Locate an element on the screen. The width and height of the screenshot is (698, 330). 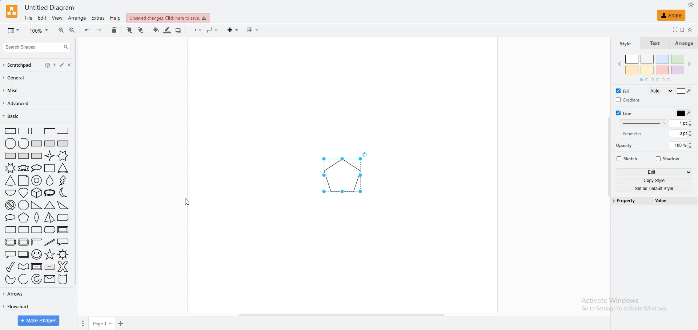
view is located at coordinates (13, 30).